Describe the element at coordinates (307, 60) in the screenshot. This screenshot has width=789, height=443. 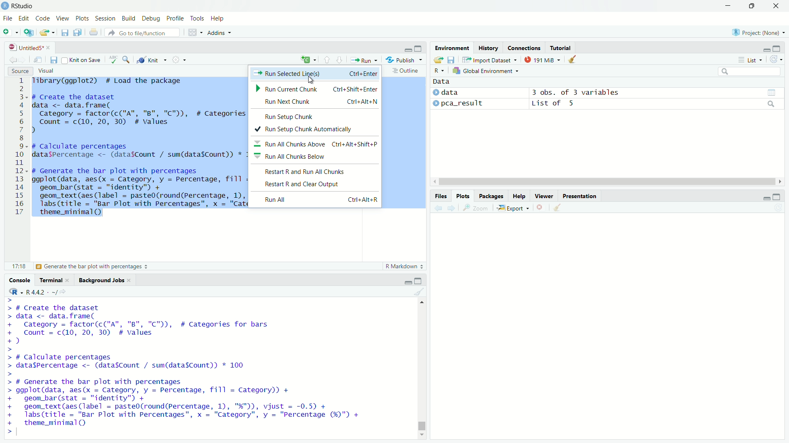
I see `language select` at that location.